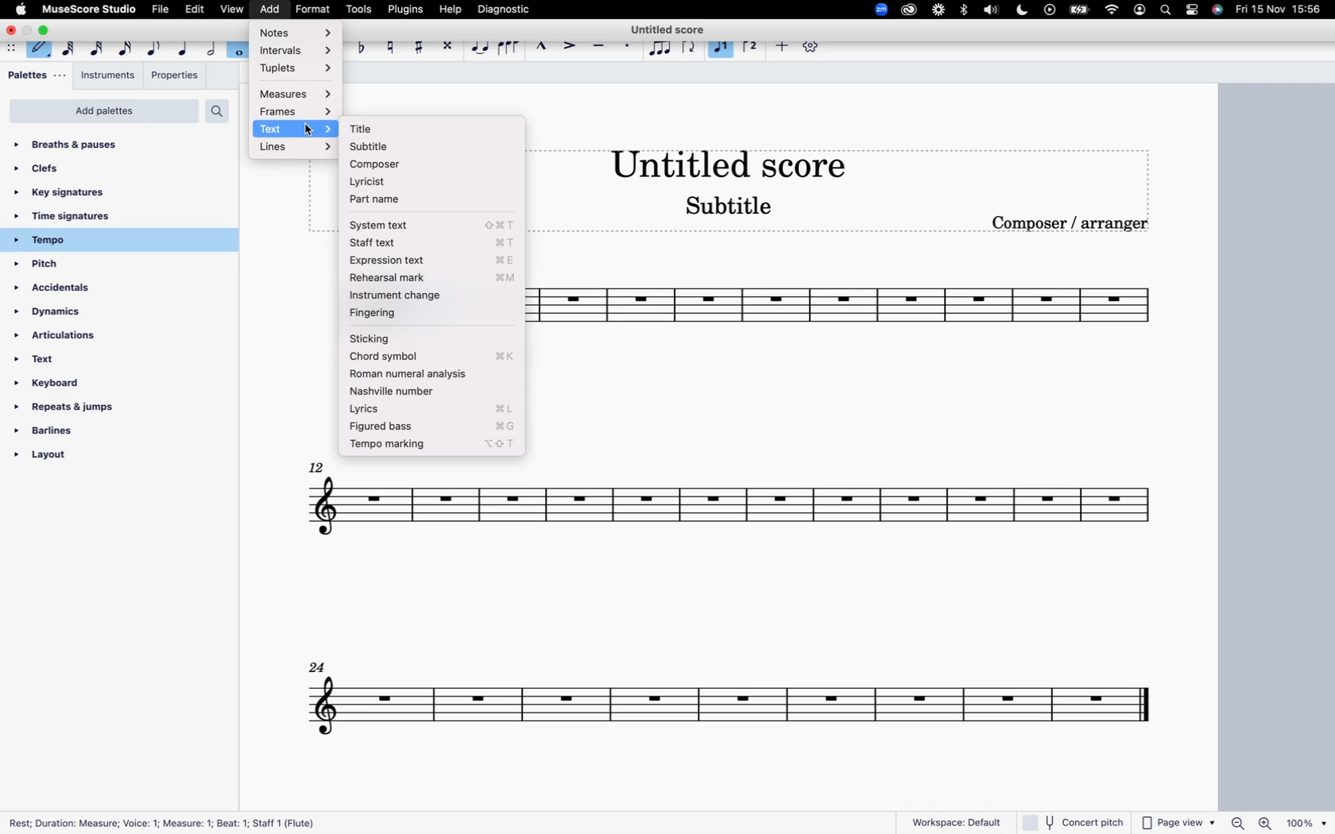  What do you see at coordinates (907, 11) in the screenshot?
I see `creative cloud` at bounding box center [907, 11].